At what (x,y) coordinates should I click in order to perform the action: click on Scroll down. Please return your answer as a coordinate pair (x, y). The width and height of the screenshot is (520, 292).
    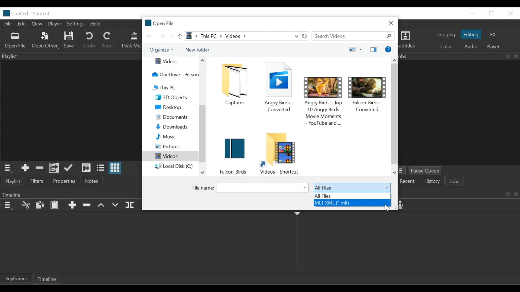
    Looking at the image, I should click on (395, 173).